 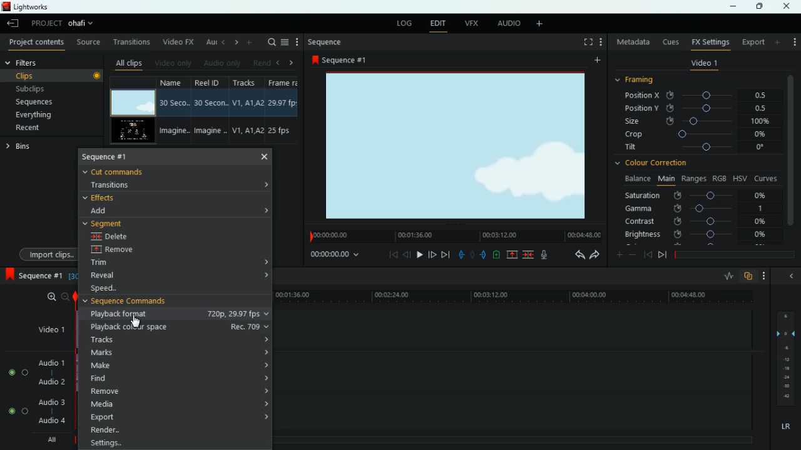 I want to click on up, so click(x=512, y=254).